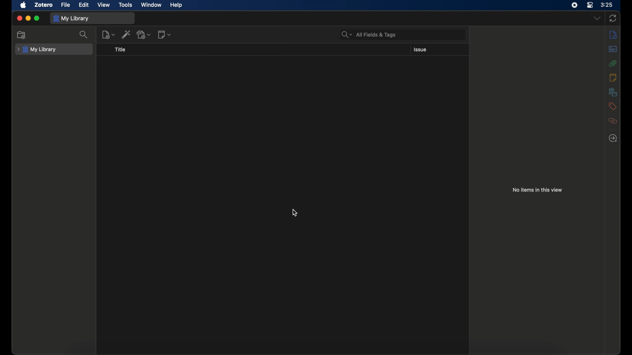 The width and height of the screenshot is (632, 355). Describe the element at coordinates (121, 50) in the screenshot. I see `title` at that location.